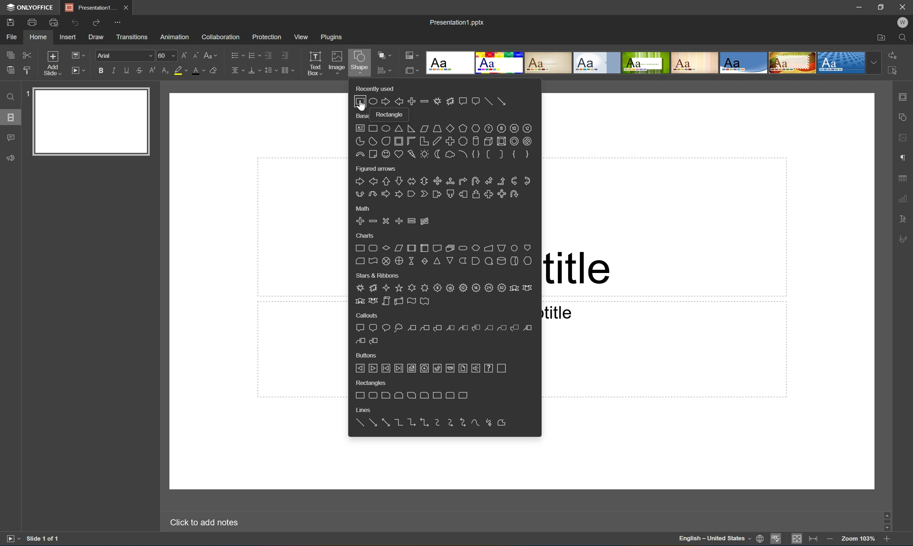 This screenshot has width=913, height=546. I want to click on Zoom out, so click(829, 539).